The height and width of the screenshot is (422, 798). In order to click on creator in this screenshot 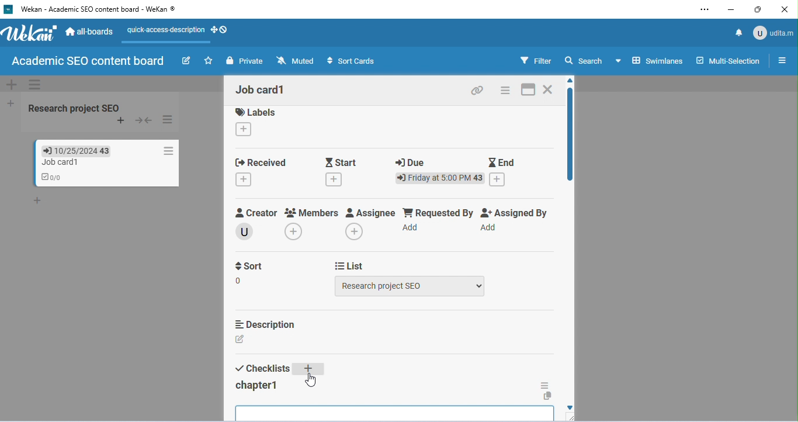, I will do `click(257, 212)`.